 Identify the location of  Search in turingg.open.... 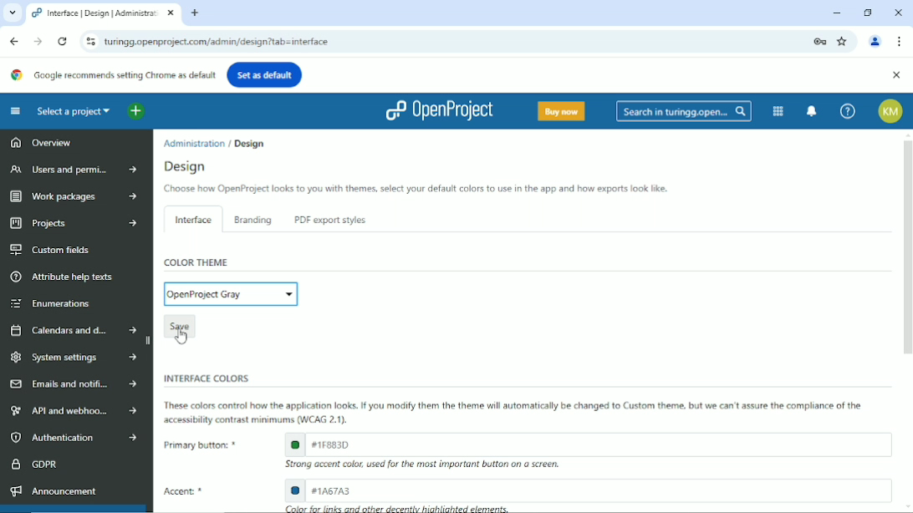
(684, 111).